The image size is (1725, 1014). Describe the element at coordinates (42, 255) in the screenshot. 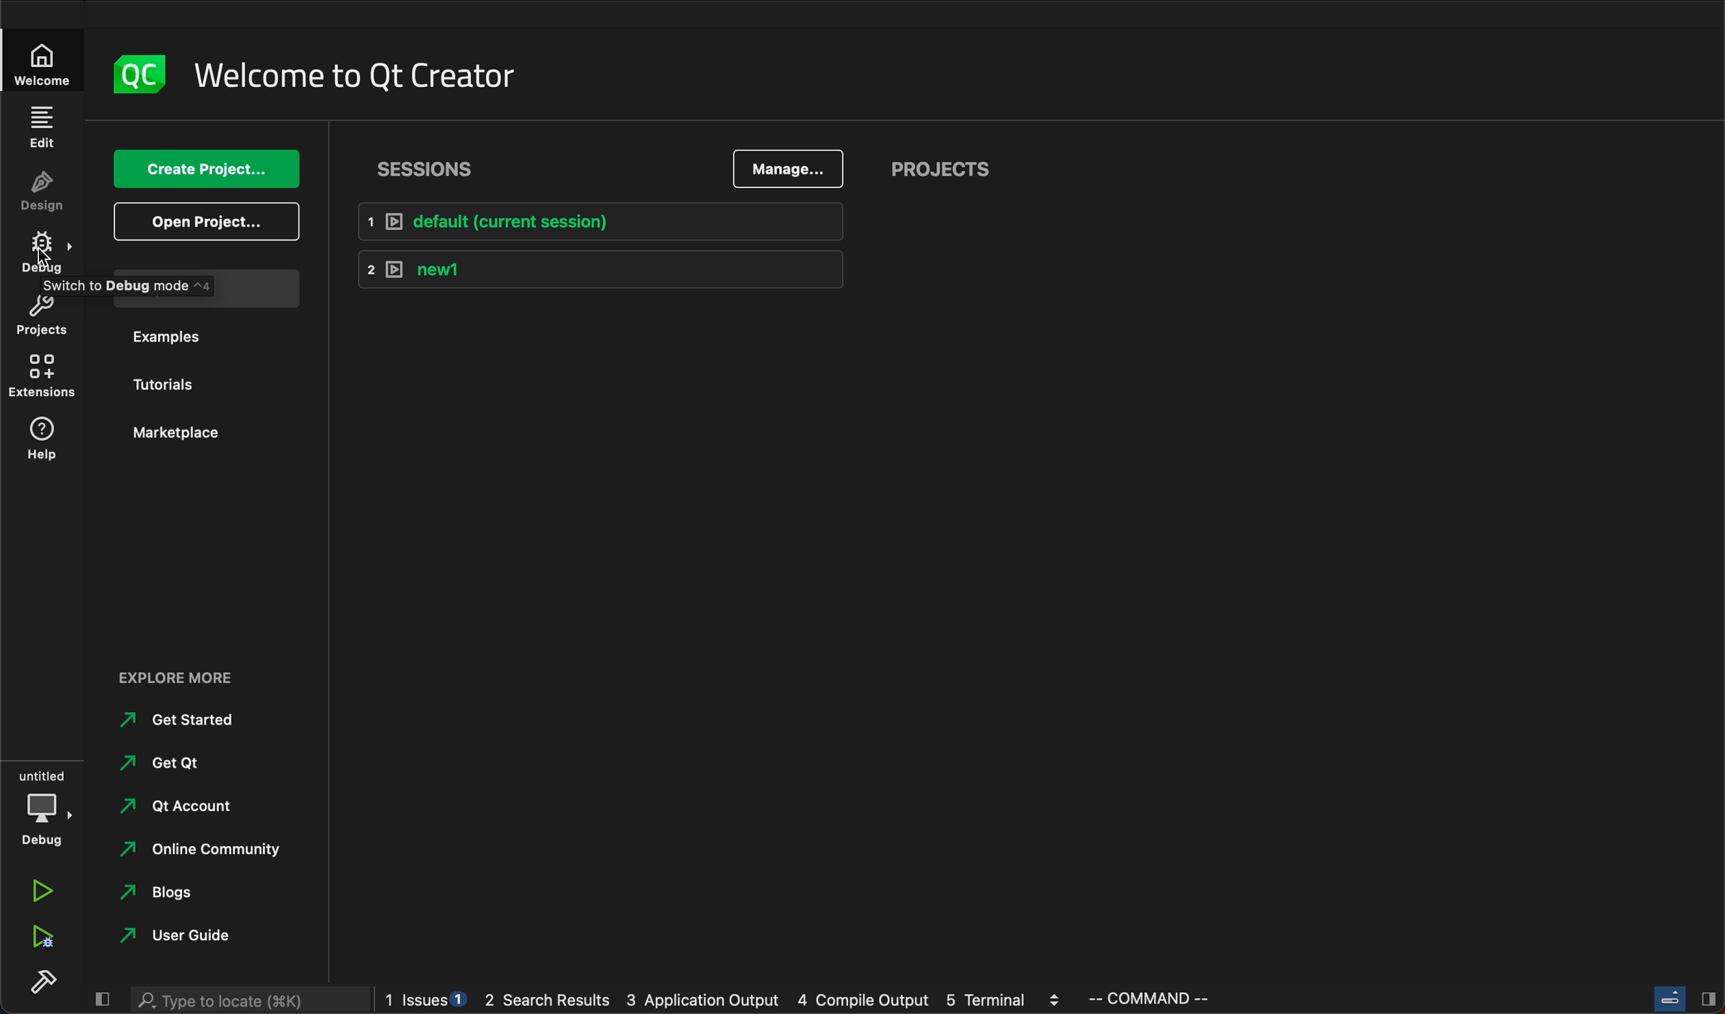

I see `cursor` at that location.